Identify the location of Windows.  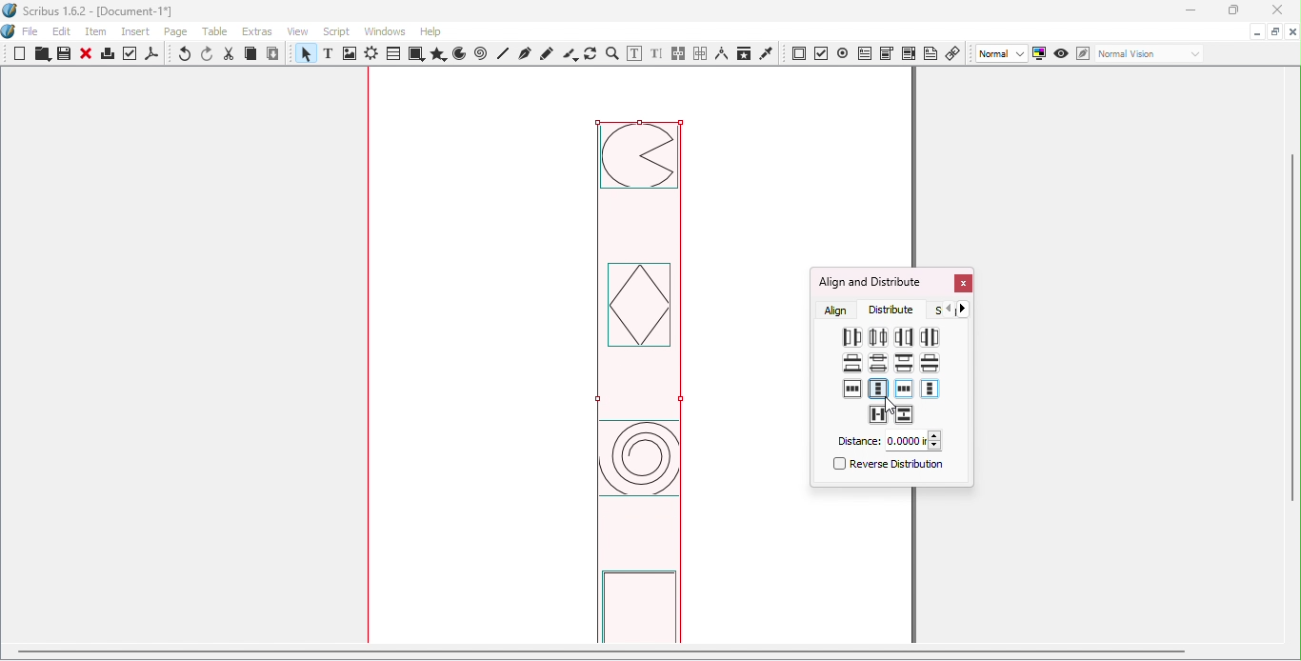
(385, 31).